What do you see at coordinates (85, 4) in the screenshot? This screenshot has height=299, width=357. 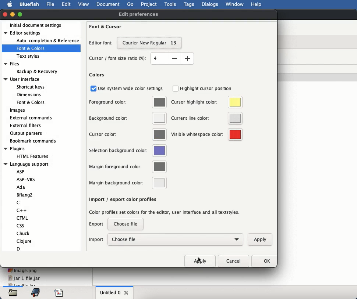 I see `view` at bounding box center [85, 4].